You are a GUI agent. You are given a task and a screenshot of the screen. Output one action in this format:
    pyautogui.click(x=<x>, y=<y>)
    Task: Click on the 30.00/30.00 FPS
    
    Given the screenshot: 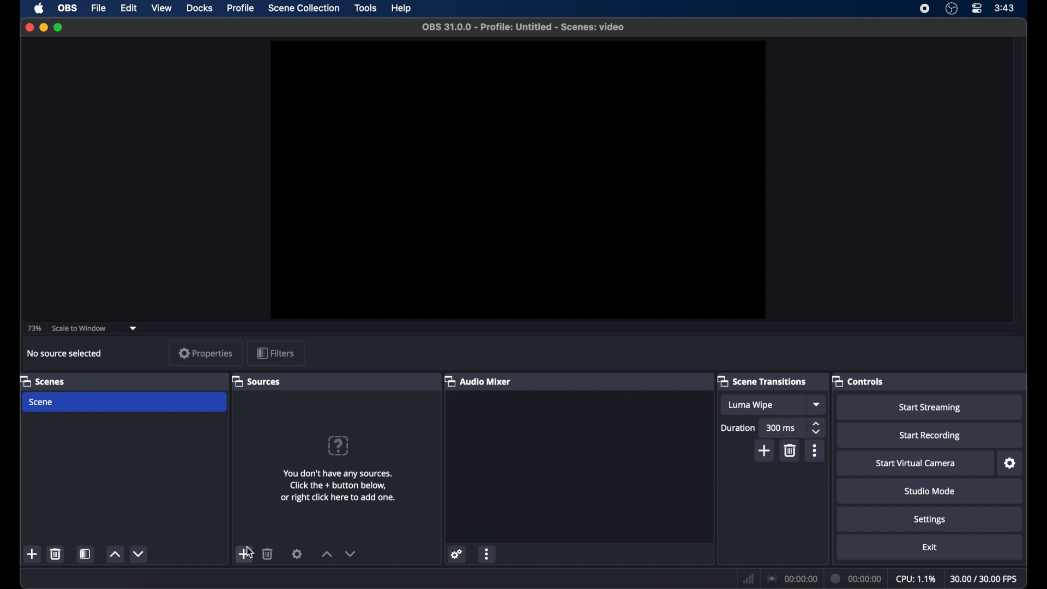 What is the action you would take?
    pyautogui.click(x=984, y=579)
    